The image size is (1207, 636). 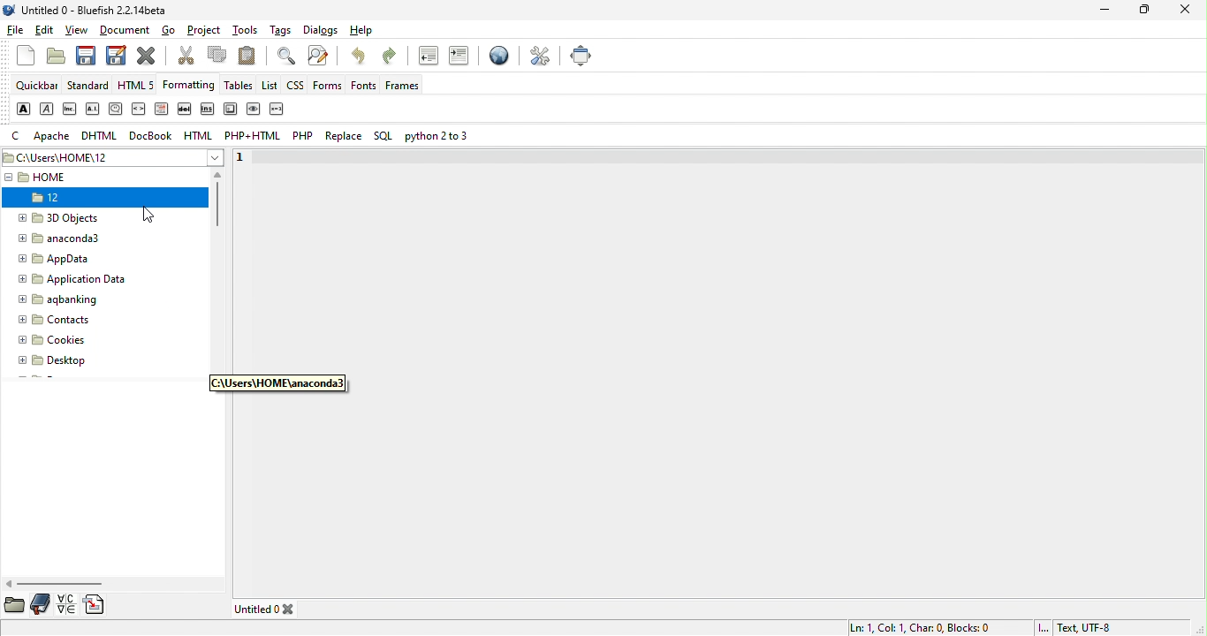 I want to click on code, so click(x=139, y=110).